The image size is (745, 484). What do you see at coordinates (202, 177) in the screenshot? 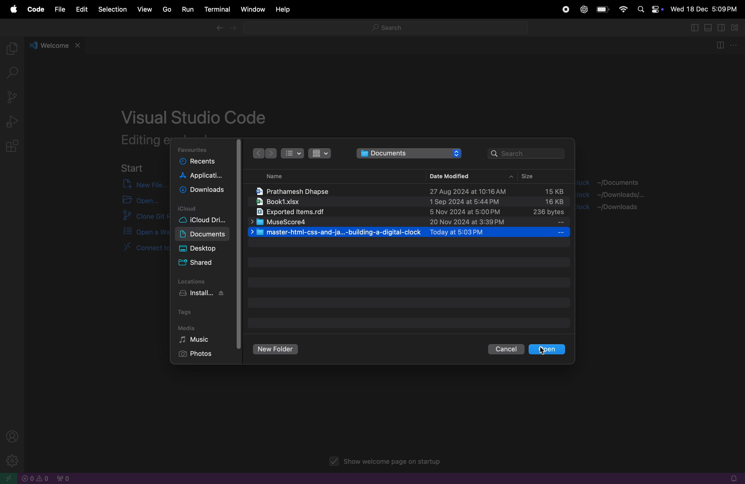
I see `applications` at bounding box center [202, 177].